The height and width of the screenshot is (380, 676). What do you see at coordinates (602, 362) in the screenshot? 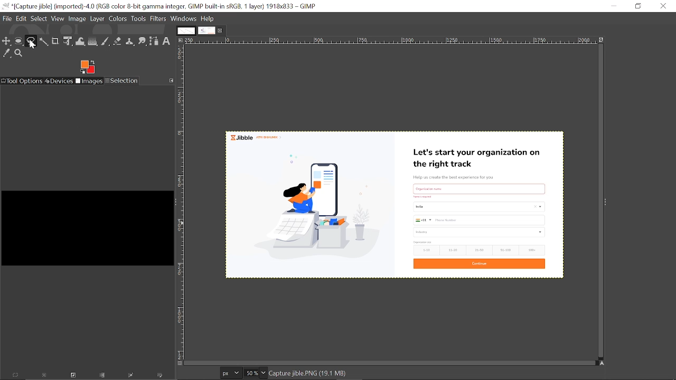
I see `Navigate this display` at bounding box center [602, 362].